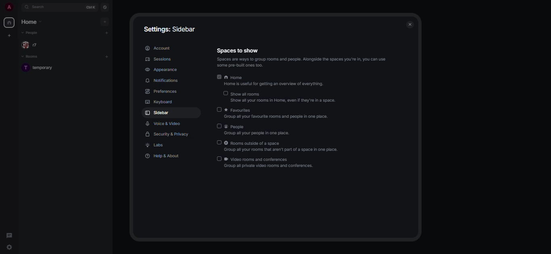  What do you see at coordinates (40, 8) in the screenshot?
I see `search` at bounding box center [40, 8].